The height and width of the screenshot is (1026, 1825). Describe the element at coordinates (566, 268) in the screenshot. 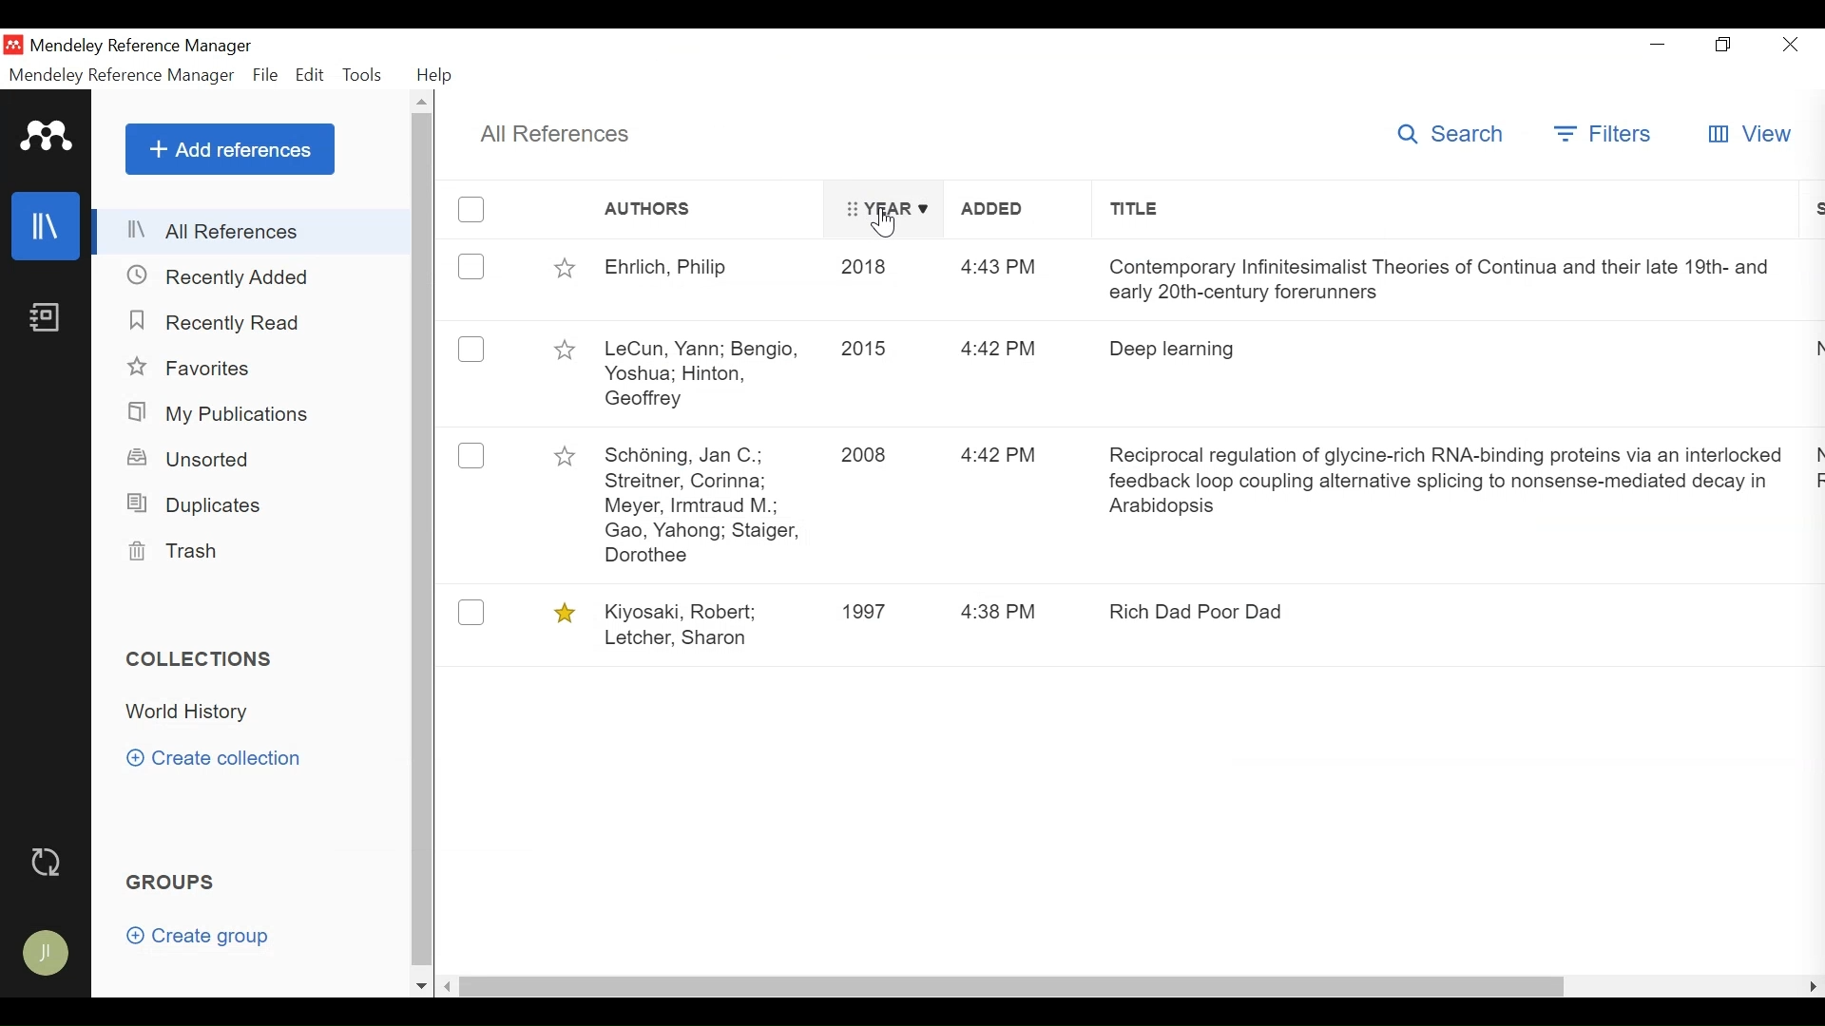

I see `(un)Select Favorites` at that location.